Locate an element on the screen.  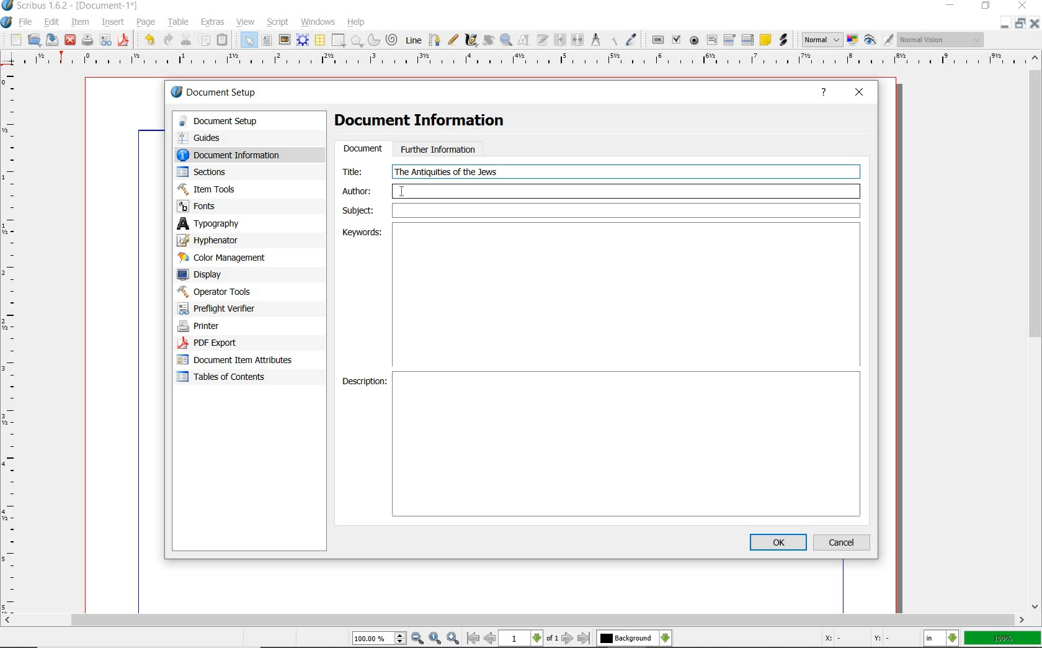
file is located at coordinates (26, 21).